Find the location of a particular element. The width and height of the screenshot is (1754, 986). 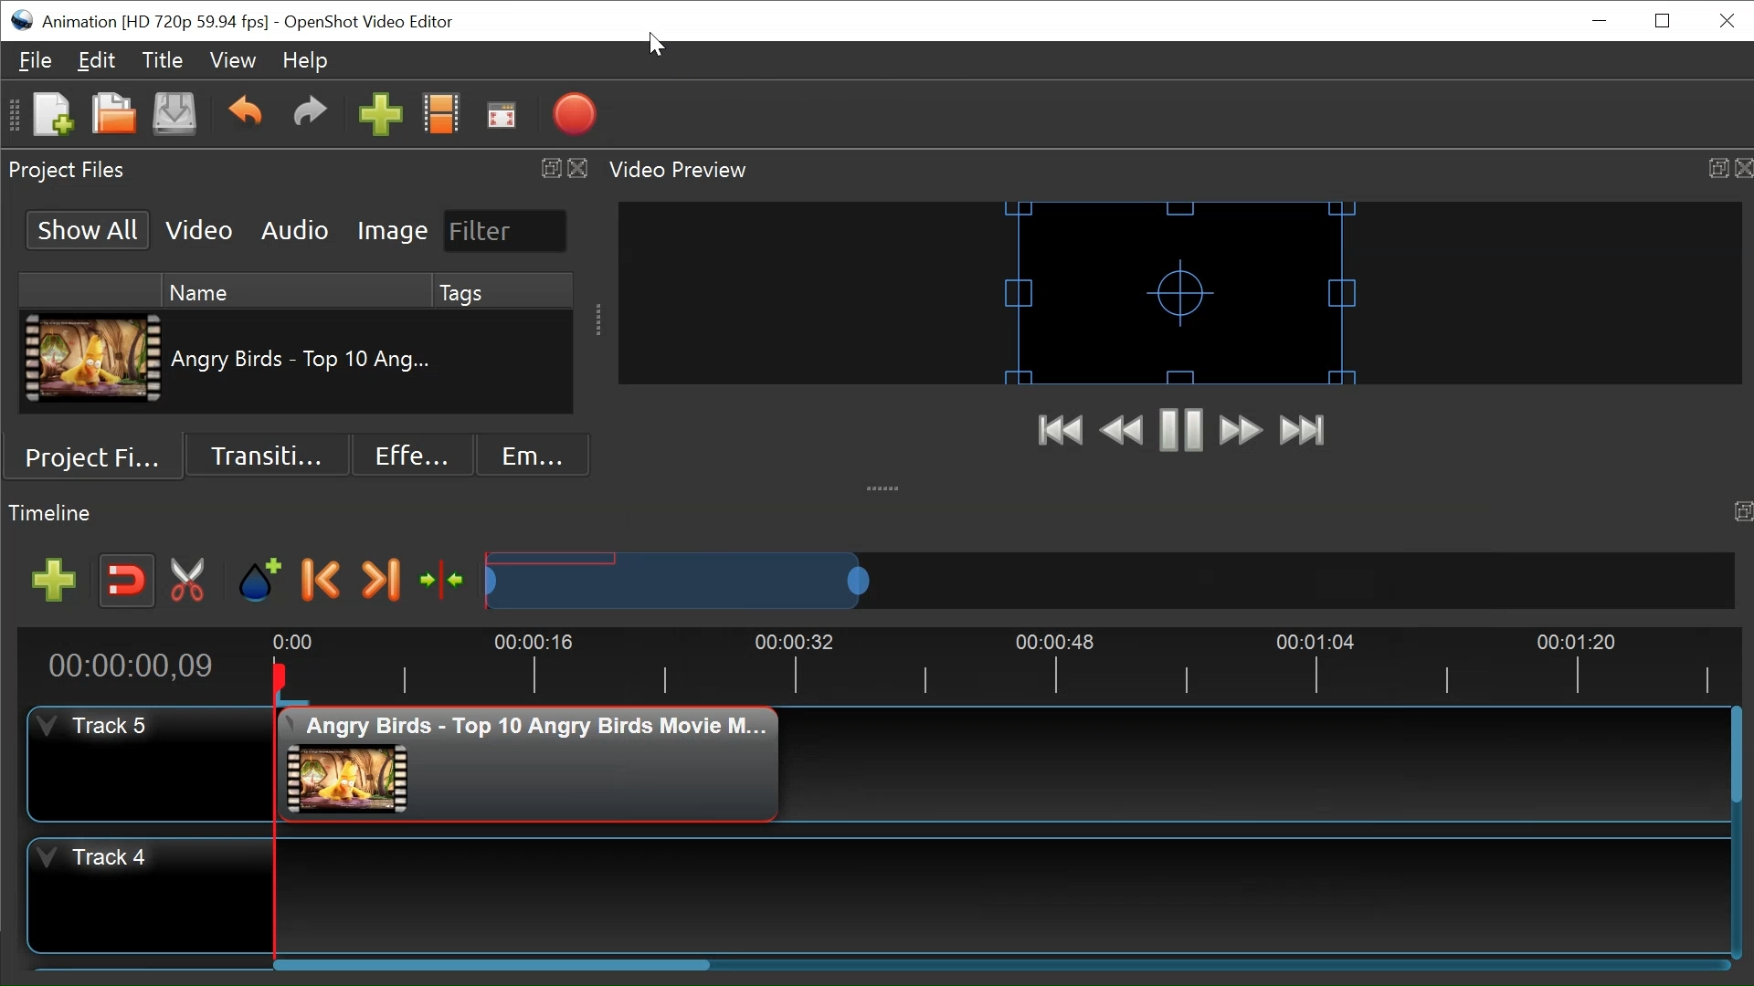

OpenShot Desktop icon is located at coordinates (21, 20).